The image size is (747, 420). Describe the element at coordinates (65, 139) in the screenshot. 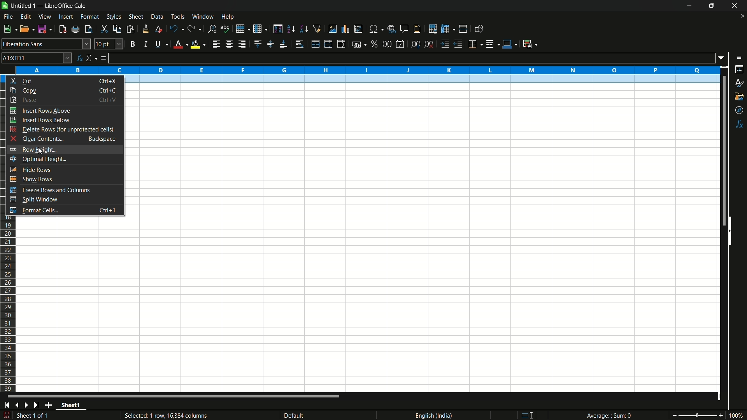

I see `clear contents` at that location.